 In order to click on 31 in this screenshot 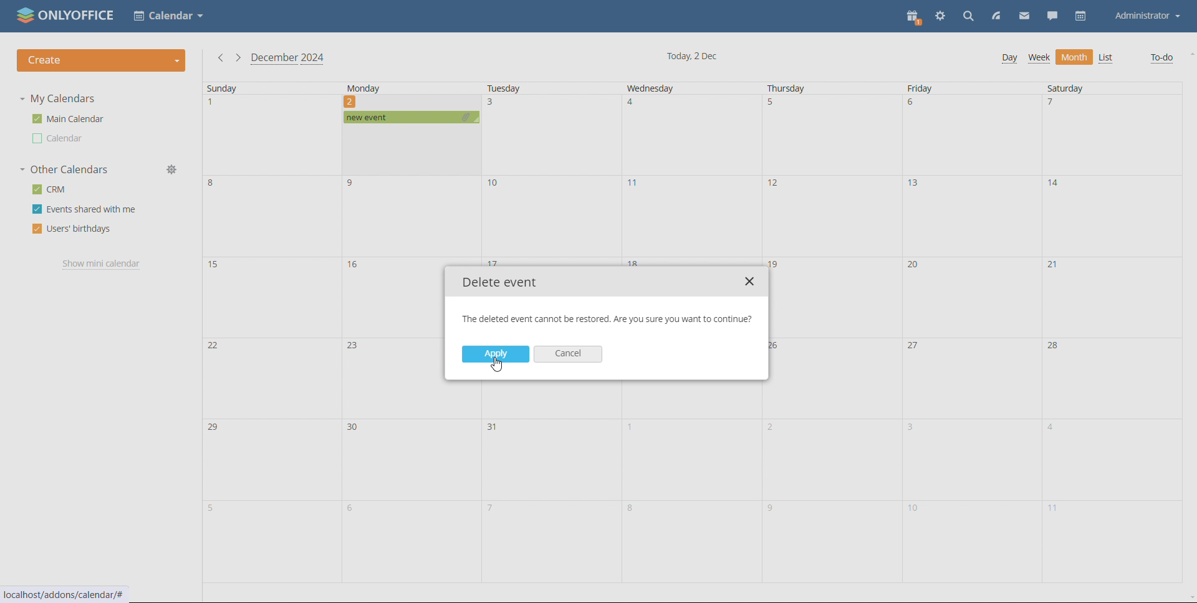, I will do `click(495, 428)`.